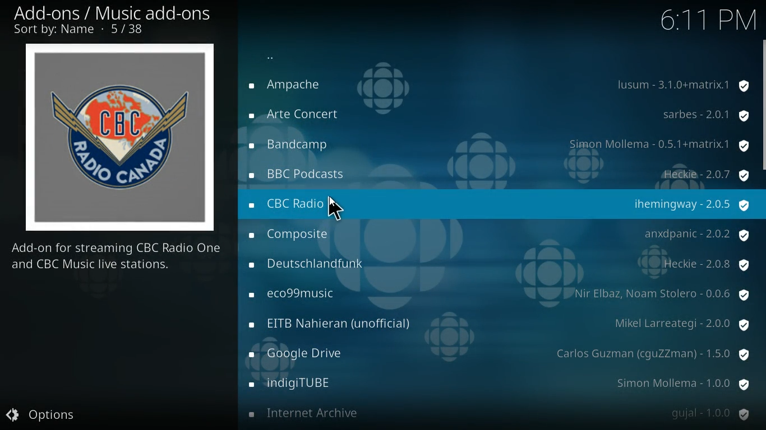 The width and height of the screenshot is (766, 430). Describe the element at coordinates (706, 176) in the screenshot. I see `protection` at that location.